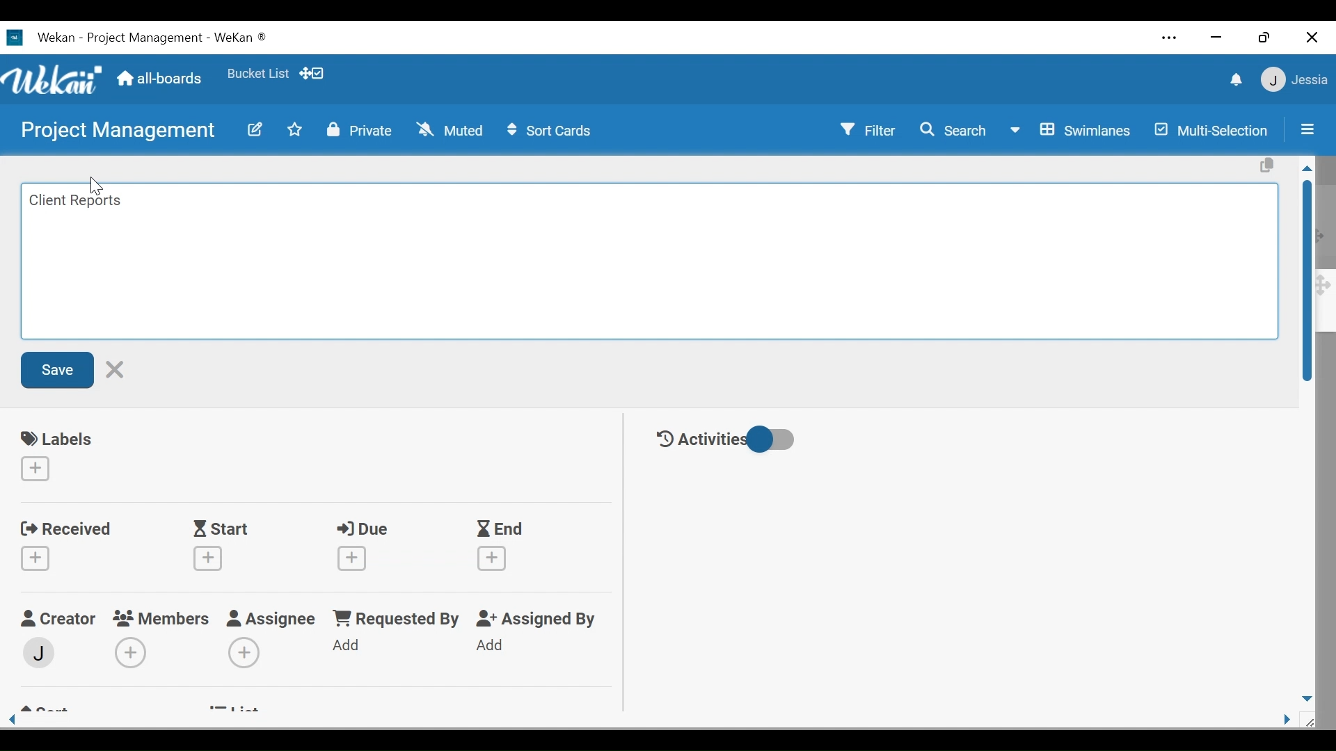 This screenshot has height=751, width=1336. Describe the element at coordinates (35, 558) in the screenshot. I see `Create Received date` at that location.